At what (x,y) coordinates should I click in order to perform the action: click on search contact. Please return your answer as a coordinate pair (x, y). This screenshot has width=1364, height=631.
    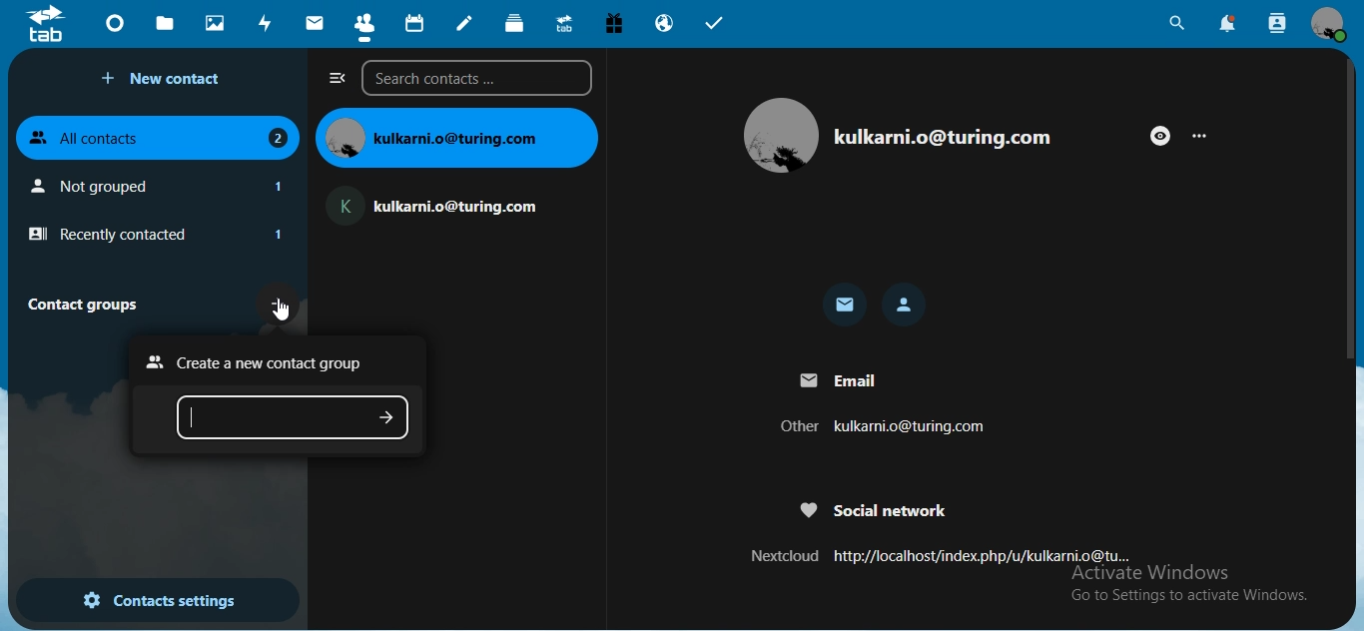
    Looking at the image, I should click on (481, 78).